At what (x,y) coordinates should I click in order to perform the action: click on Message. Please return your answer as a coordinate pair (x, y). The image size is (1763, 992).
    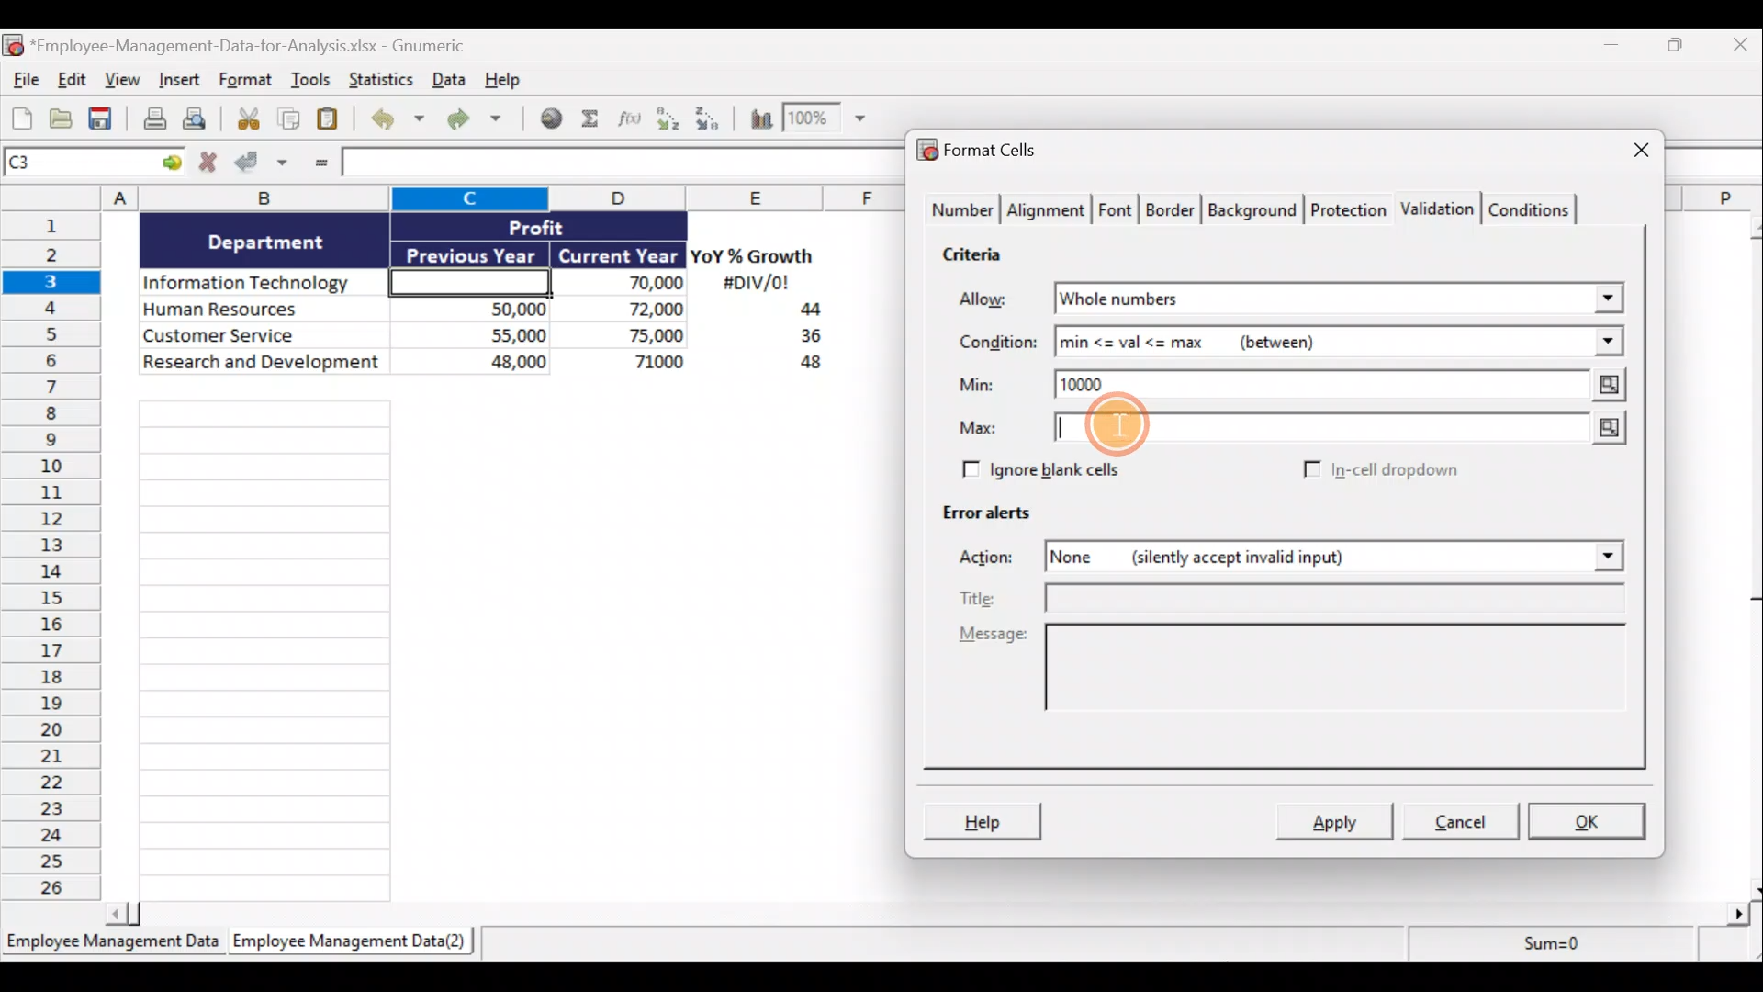
    Looking at the image, I should click on (1288, 679).